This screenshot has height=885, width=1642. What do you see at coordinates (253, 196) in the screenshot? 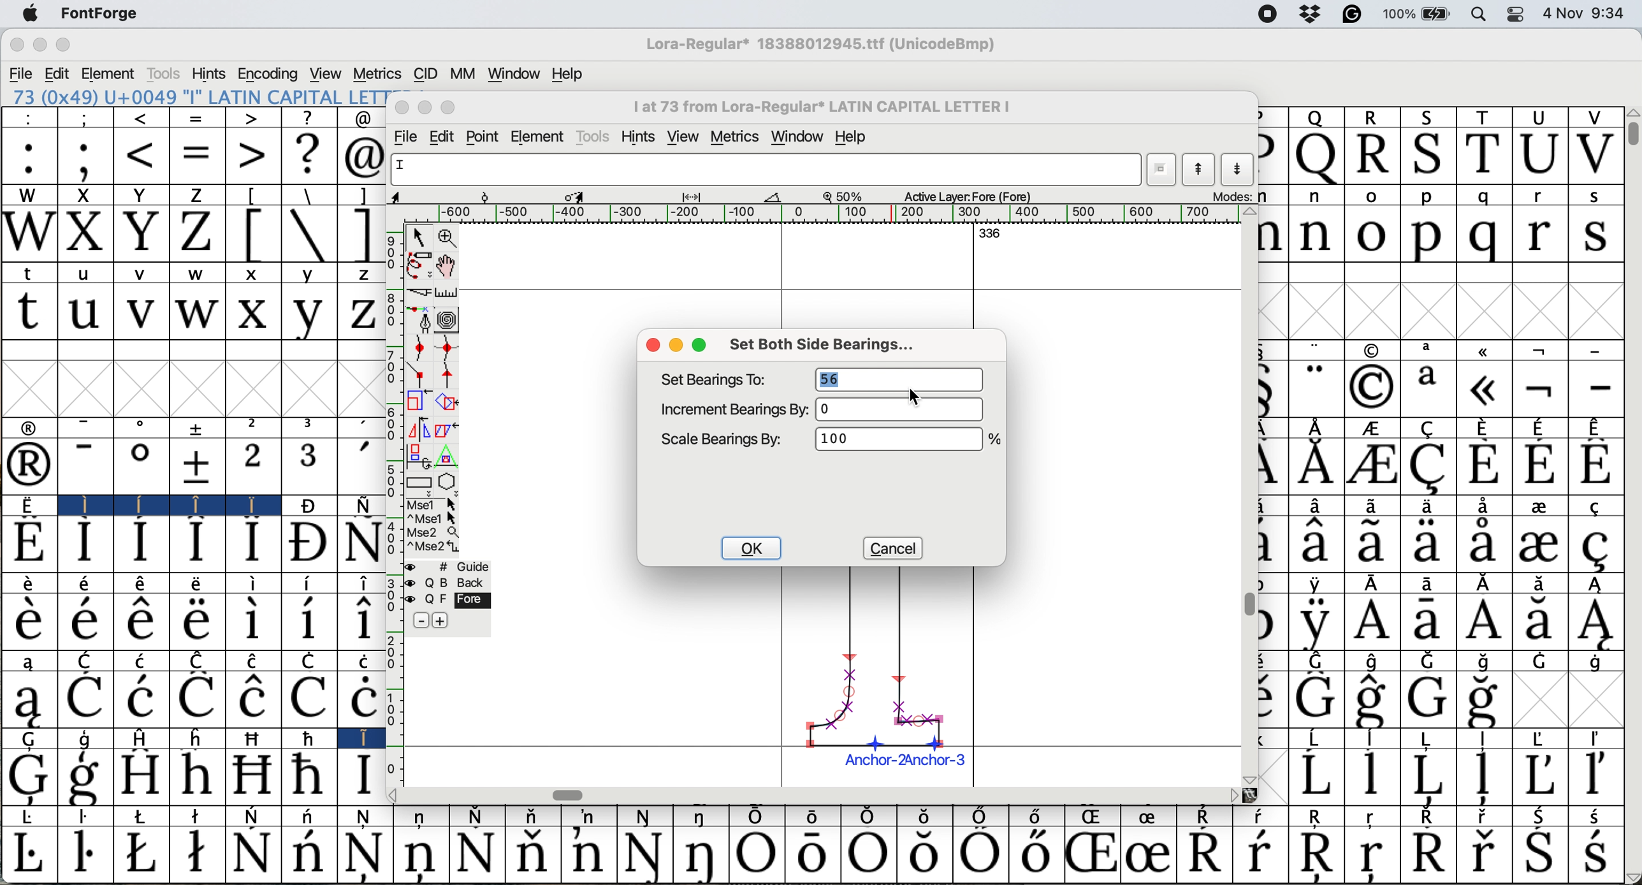
I see `[` at bounding box center [253, 196].